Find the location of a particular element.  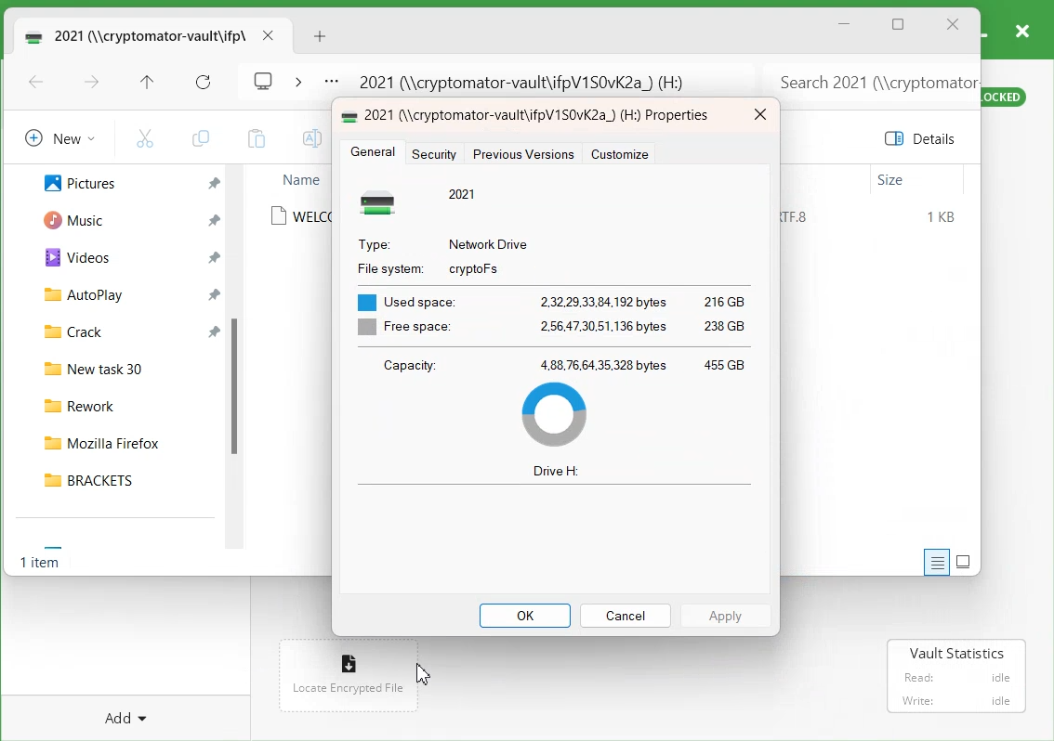

list view is located at coordinates (933, 563).